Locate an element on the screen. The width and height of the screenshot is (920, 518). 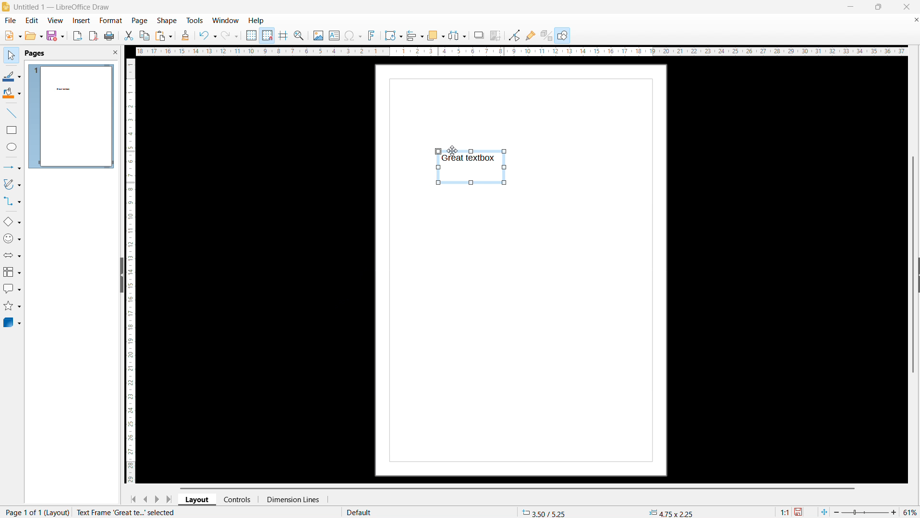
copy is located at coordinates (144, 35).